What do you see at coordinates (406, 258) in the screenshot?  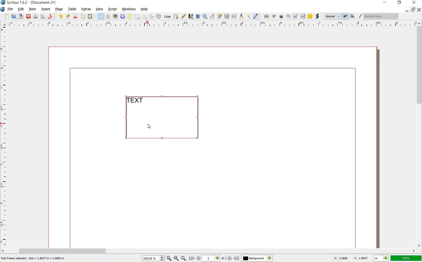 I see `100%` at bounding box center [406, 258].